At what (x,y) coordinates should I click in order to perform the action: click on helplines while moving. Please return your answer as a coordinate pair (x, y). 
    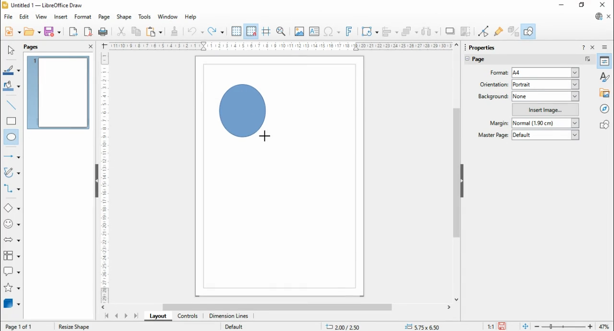
    Looking at the image, I should click on (266, 32).